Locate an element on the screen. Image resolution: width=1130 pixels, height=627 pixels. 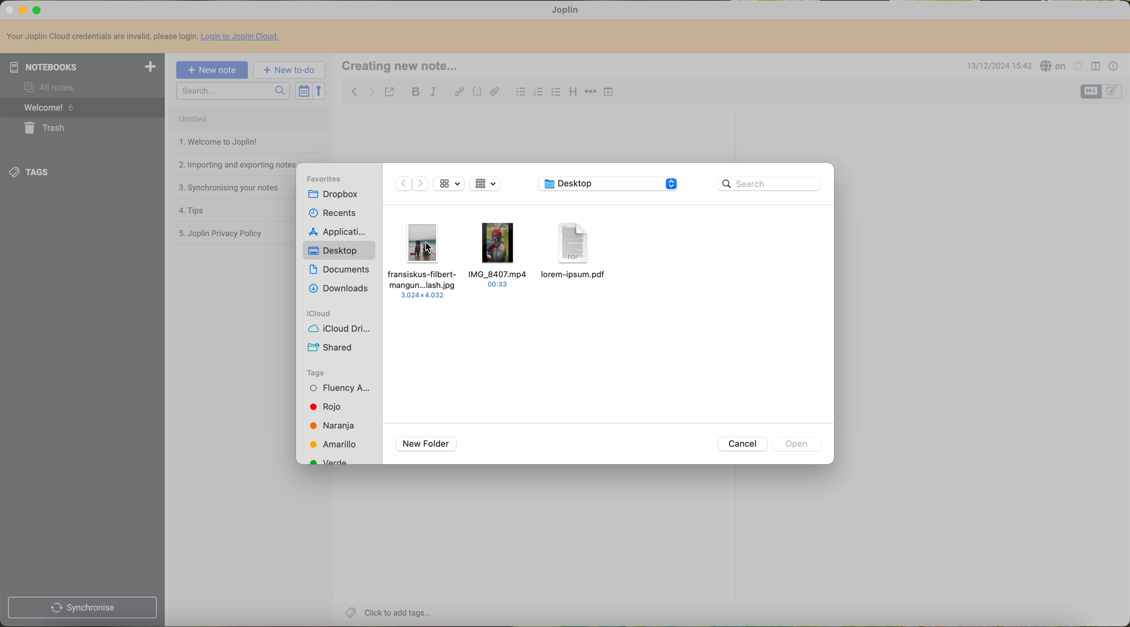
location is located at coordinates (608, 185).